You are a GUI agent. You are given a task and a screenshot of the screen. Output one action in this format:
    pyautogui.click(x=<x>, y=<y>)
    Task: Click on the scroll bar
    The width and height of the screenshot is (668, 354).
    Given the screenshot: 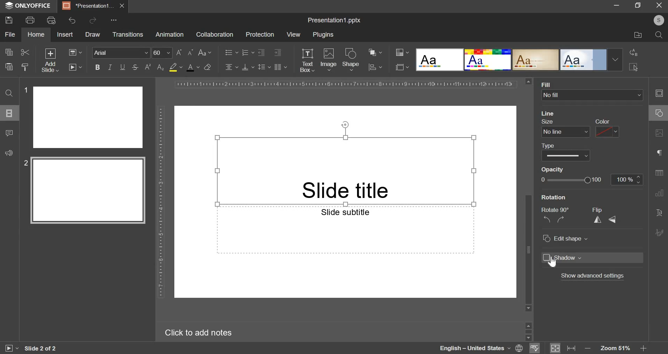 What is the action you would take?
    pyautogui.click(x=529, y=194)
    